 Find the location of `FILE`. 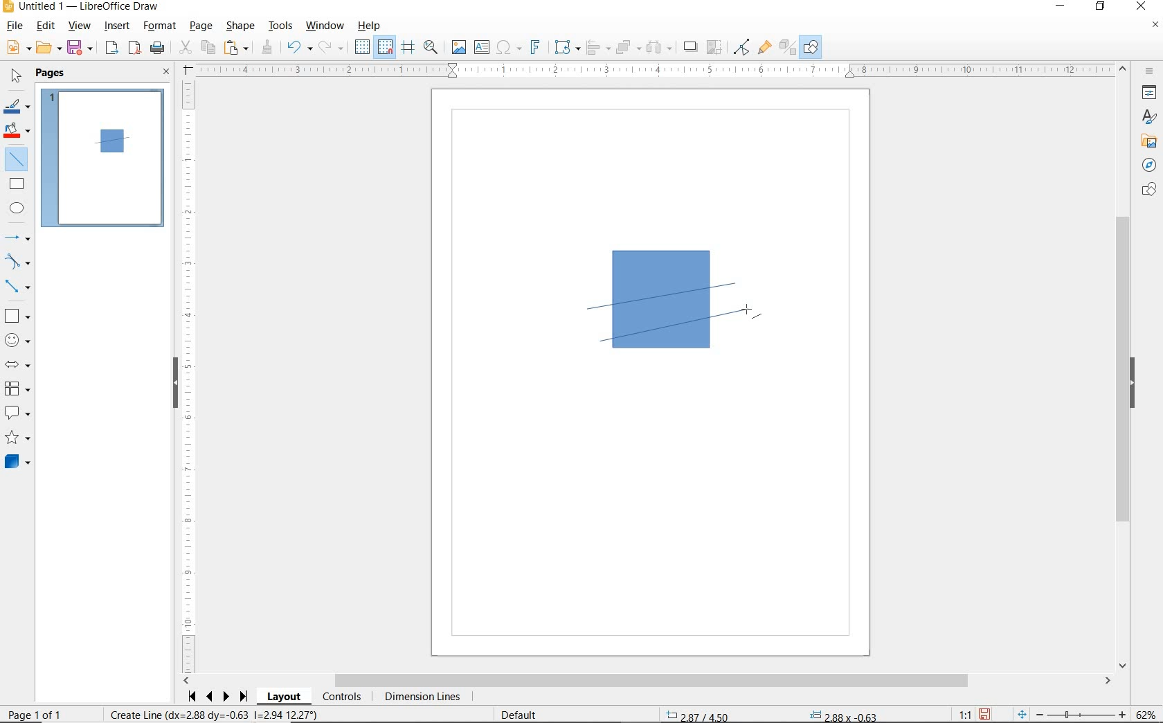

FILE is located at coordinates (13, 27).